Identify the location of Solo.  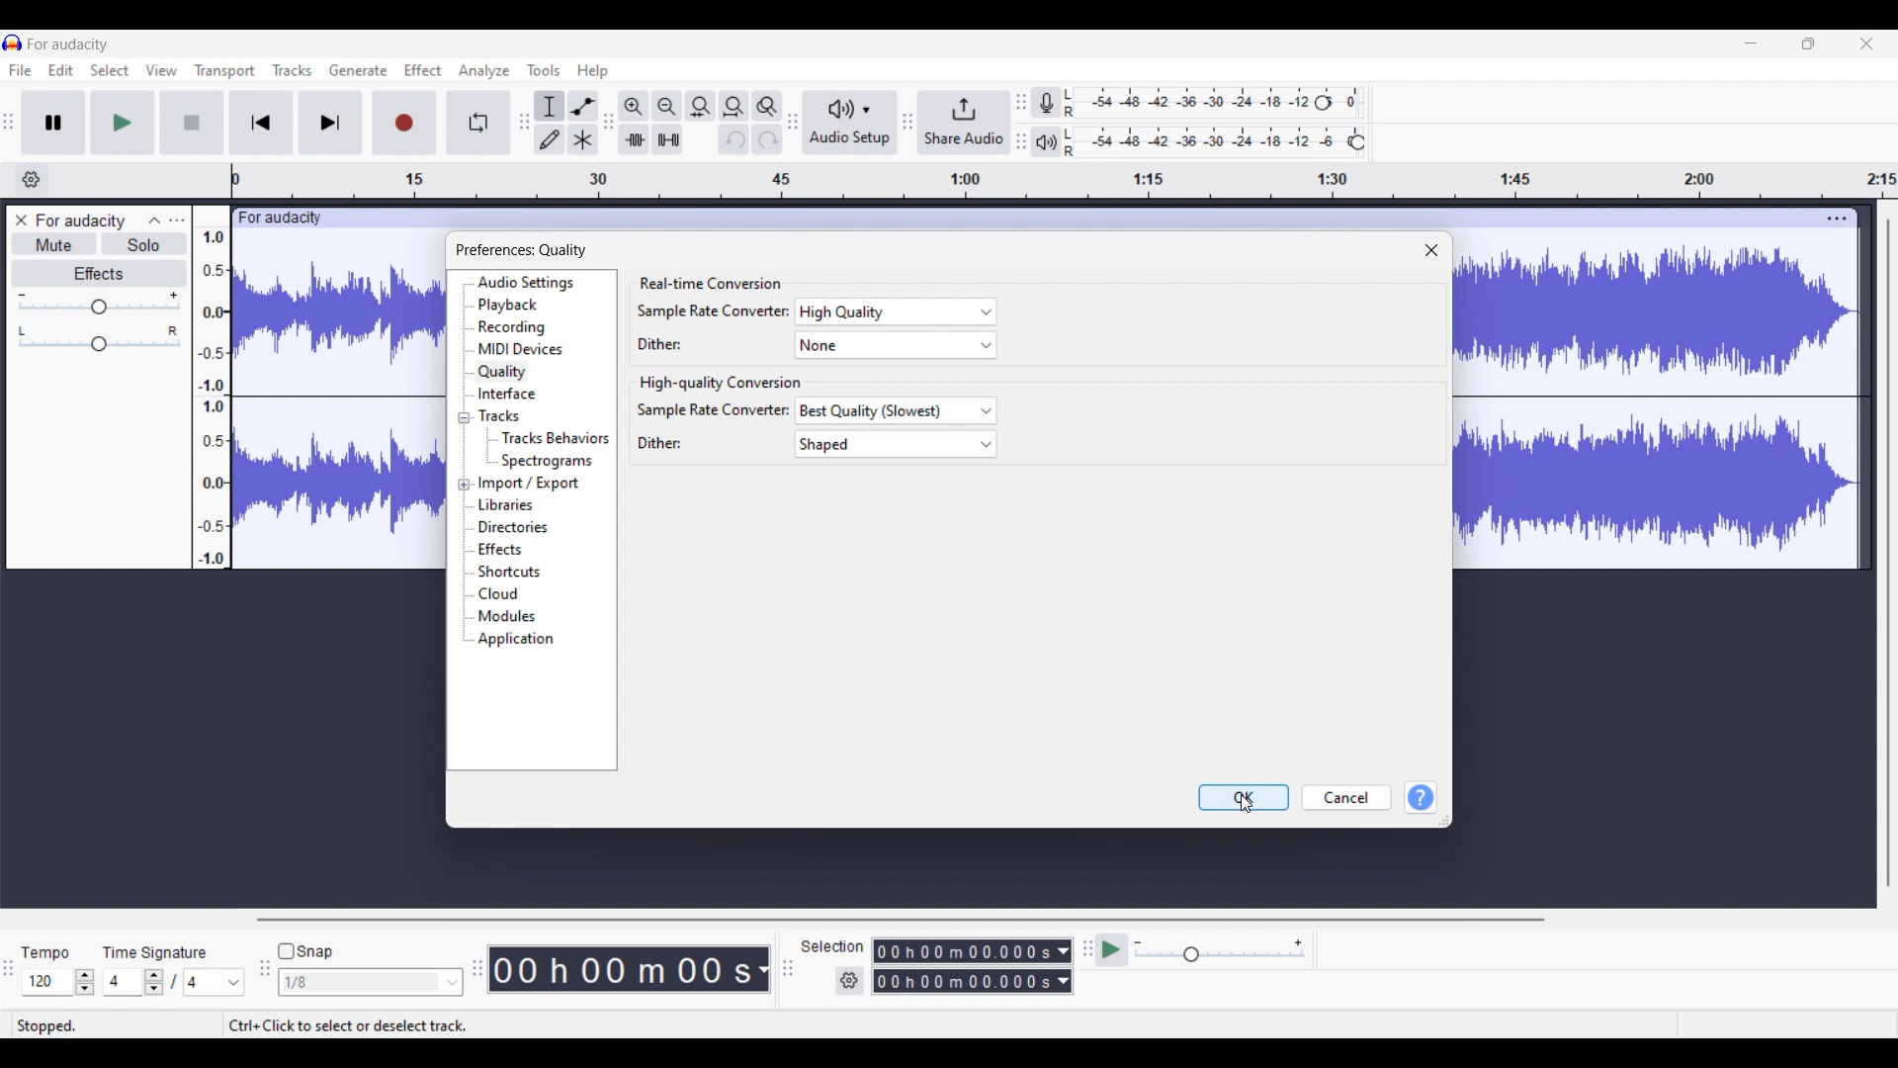
(144, 244).